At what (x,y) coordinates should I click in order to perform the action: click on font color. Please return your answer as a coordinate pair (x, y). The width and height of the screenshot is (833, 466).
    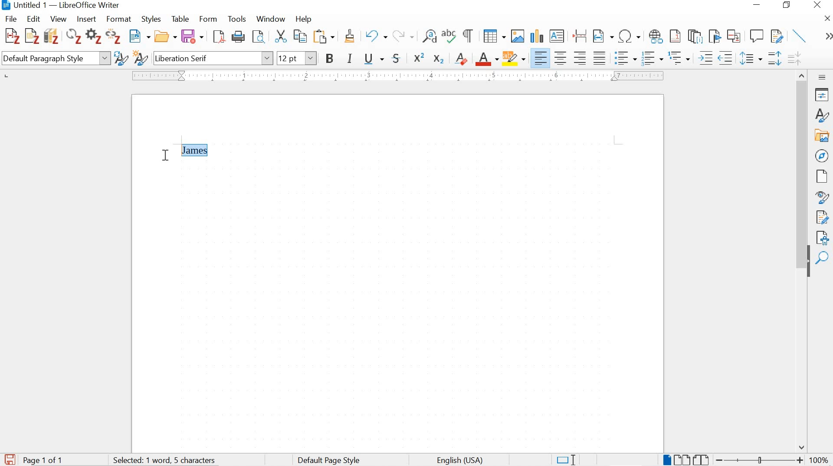
    Looking at the image, I should click on (487, 59).